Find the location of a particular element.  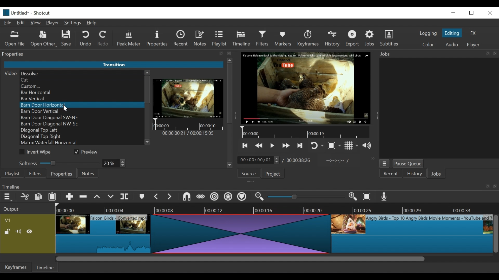

Timeline is located at coordinates (277, 209).